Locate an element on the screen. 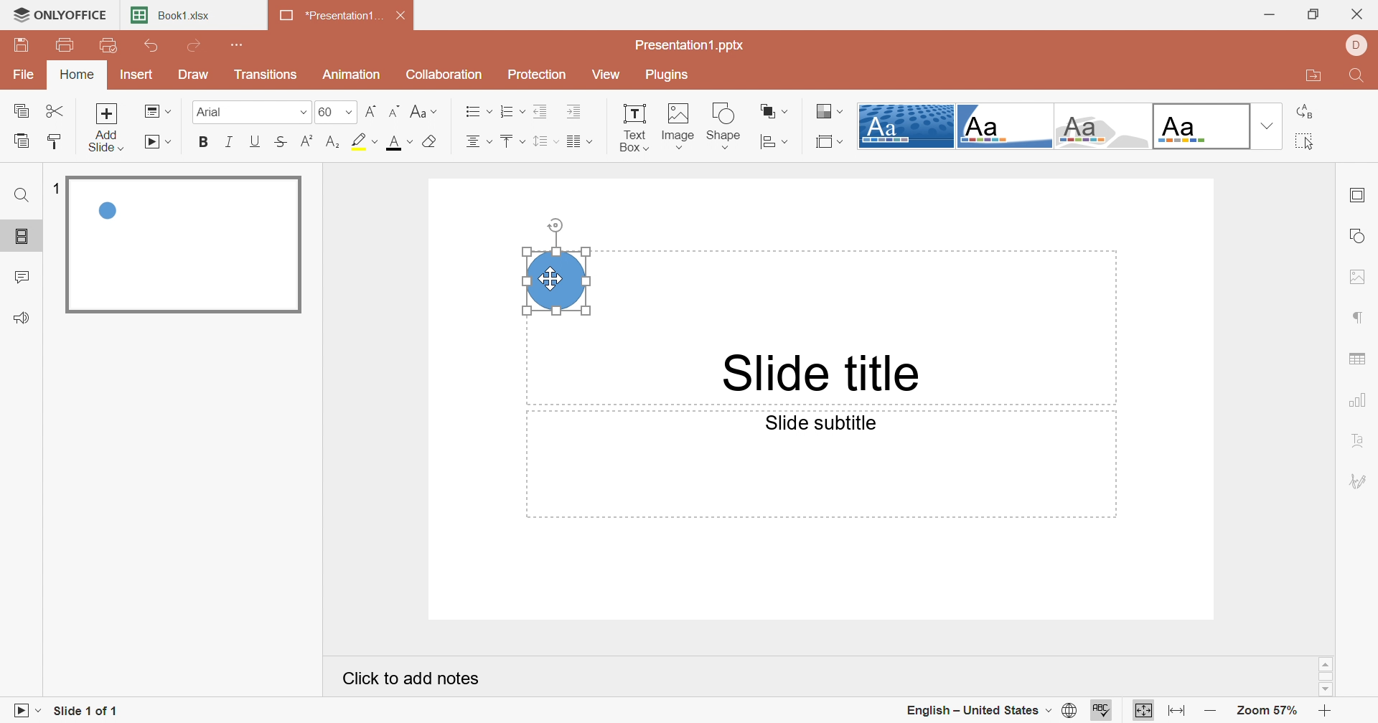  Open file location is located at coordinates (1310, 77).